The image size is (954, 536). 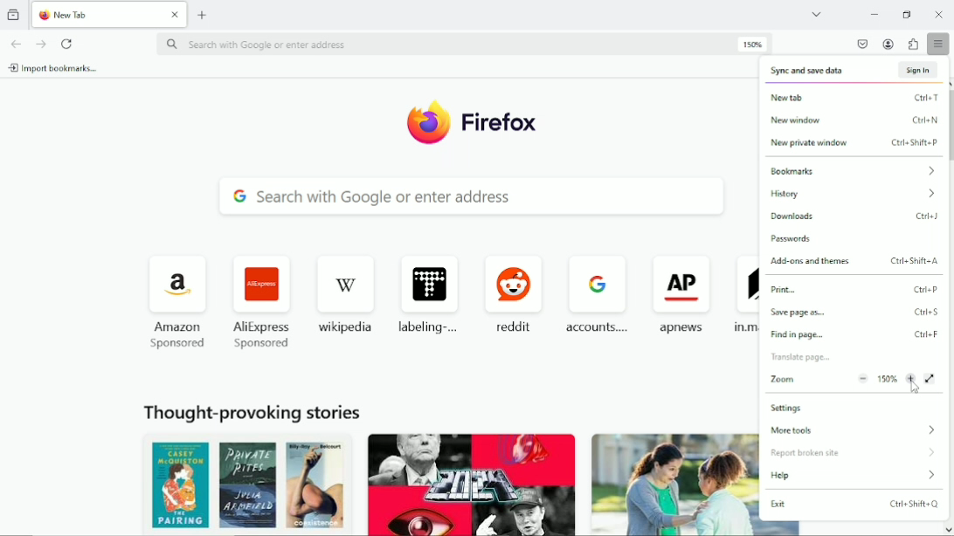 I want to click on Restore down, so click(x=907, y=14).